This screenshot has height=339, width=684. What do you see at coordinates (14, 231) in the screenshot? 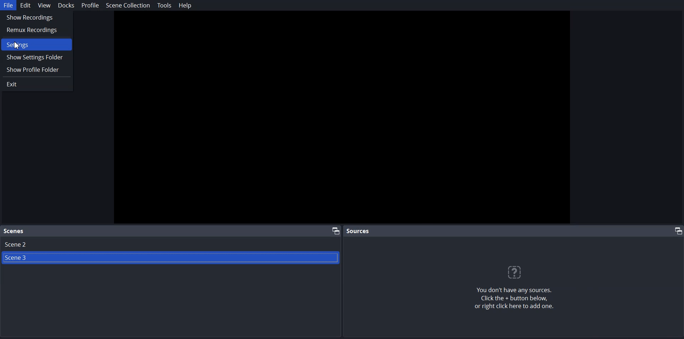
I see `Scene` at bounding box center [14, 231].